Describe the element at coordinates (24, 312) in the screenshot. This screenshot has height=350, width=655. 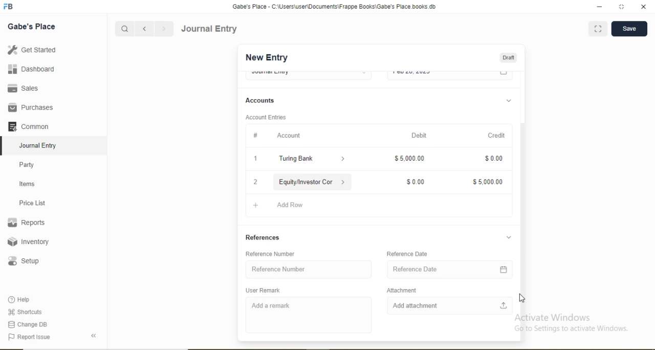
I see `Shortcuts` at that location.